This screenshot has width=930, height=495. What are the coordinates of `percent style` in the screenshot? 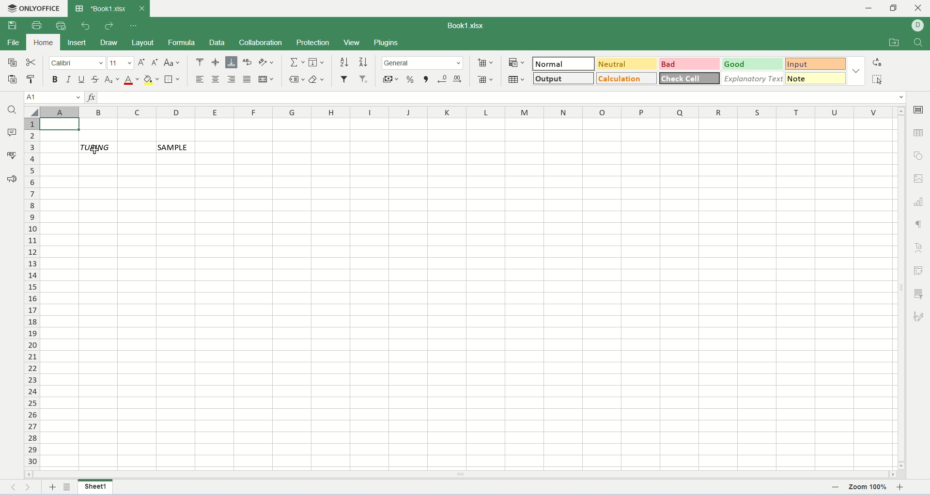 It's located at (411, 80).